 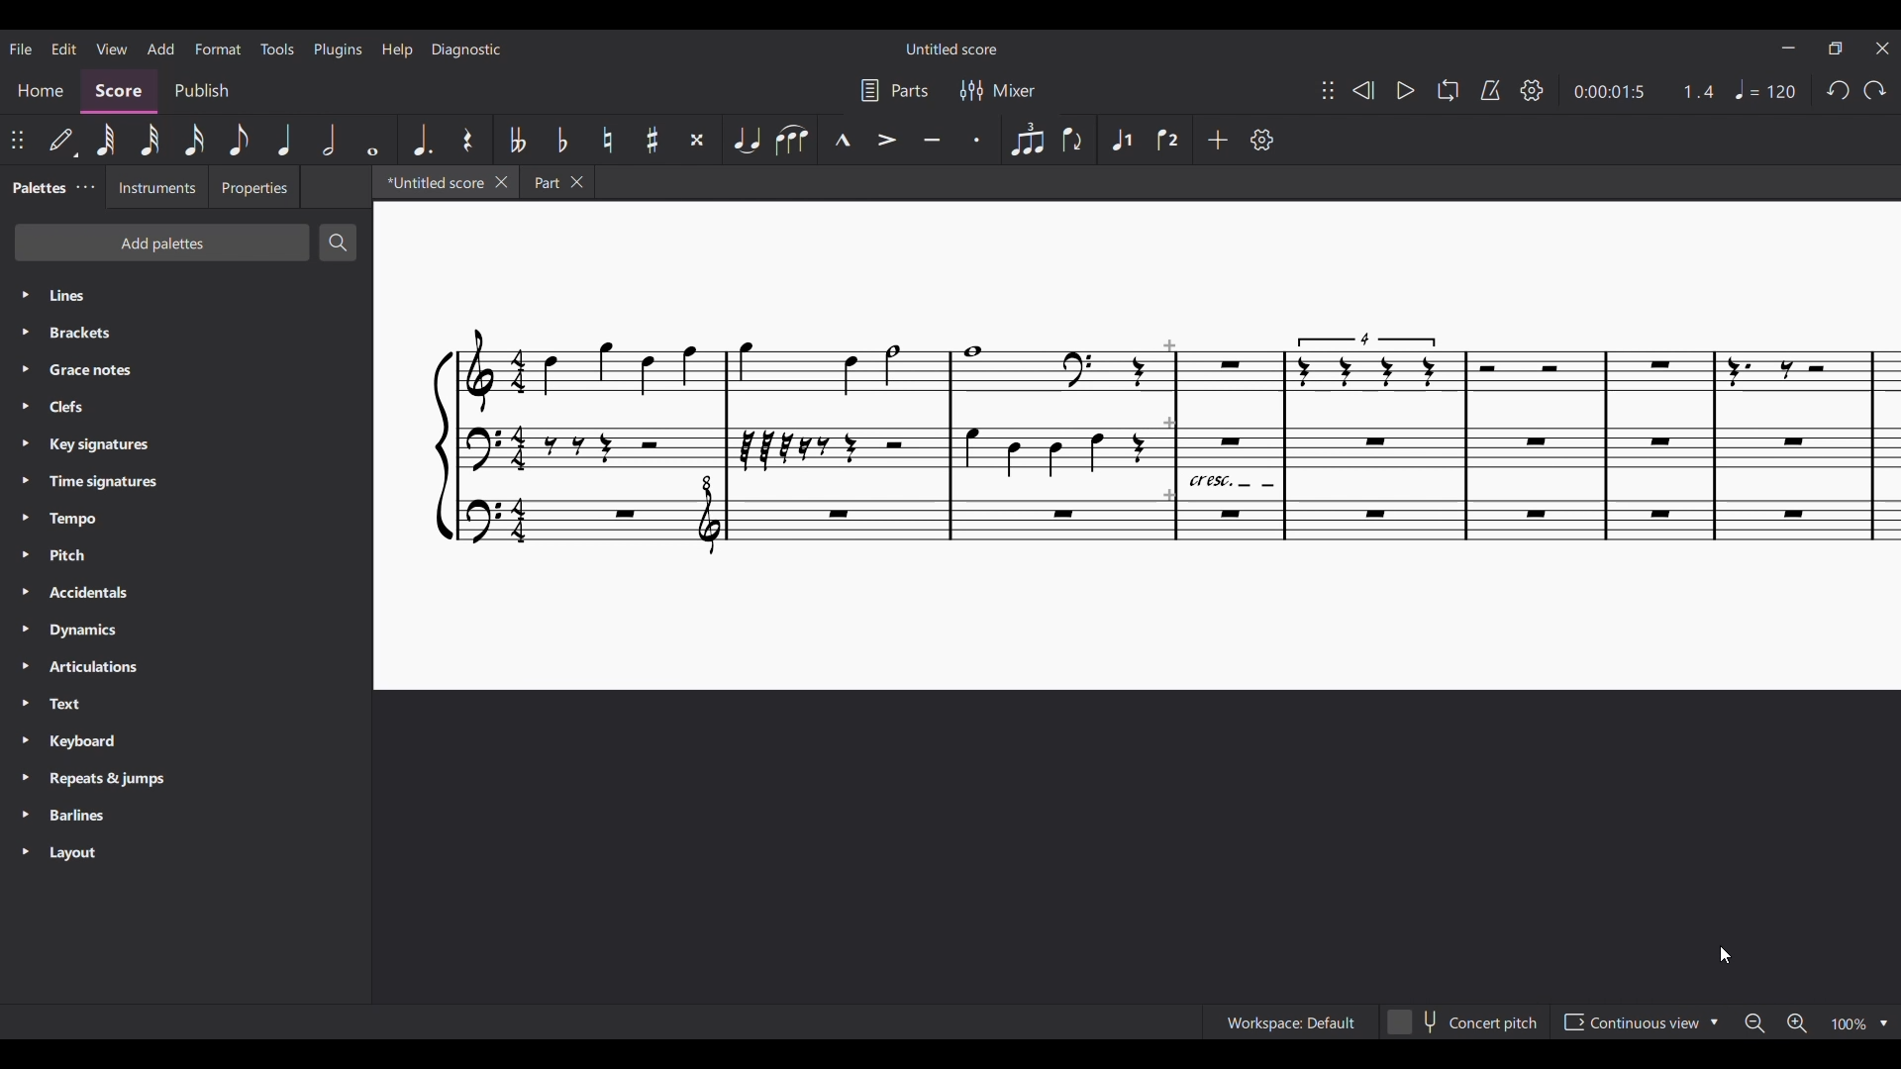 What do you see at coordinates (207, 576) in the screenshot?
I see `List of palettes` at bounding box center [207, 576].